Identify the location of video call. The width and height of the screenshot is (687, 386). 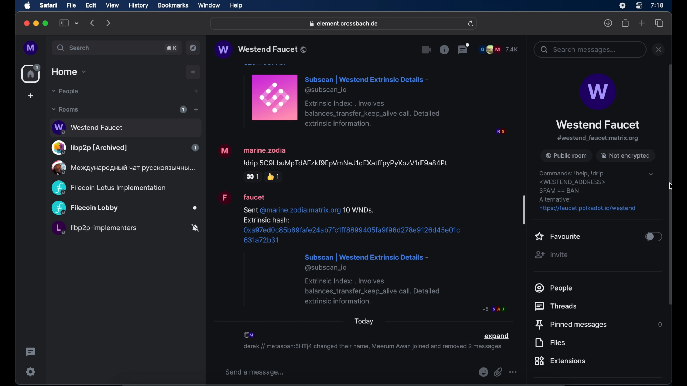
(427, 50).